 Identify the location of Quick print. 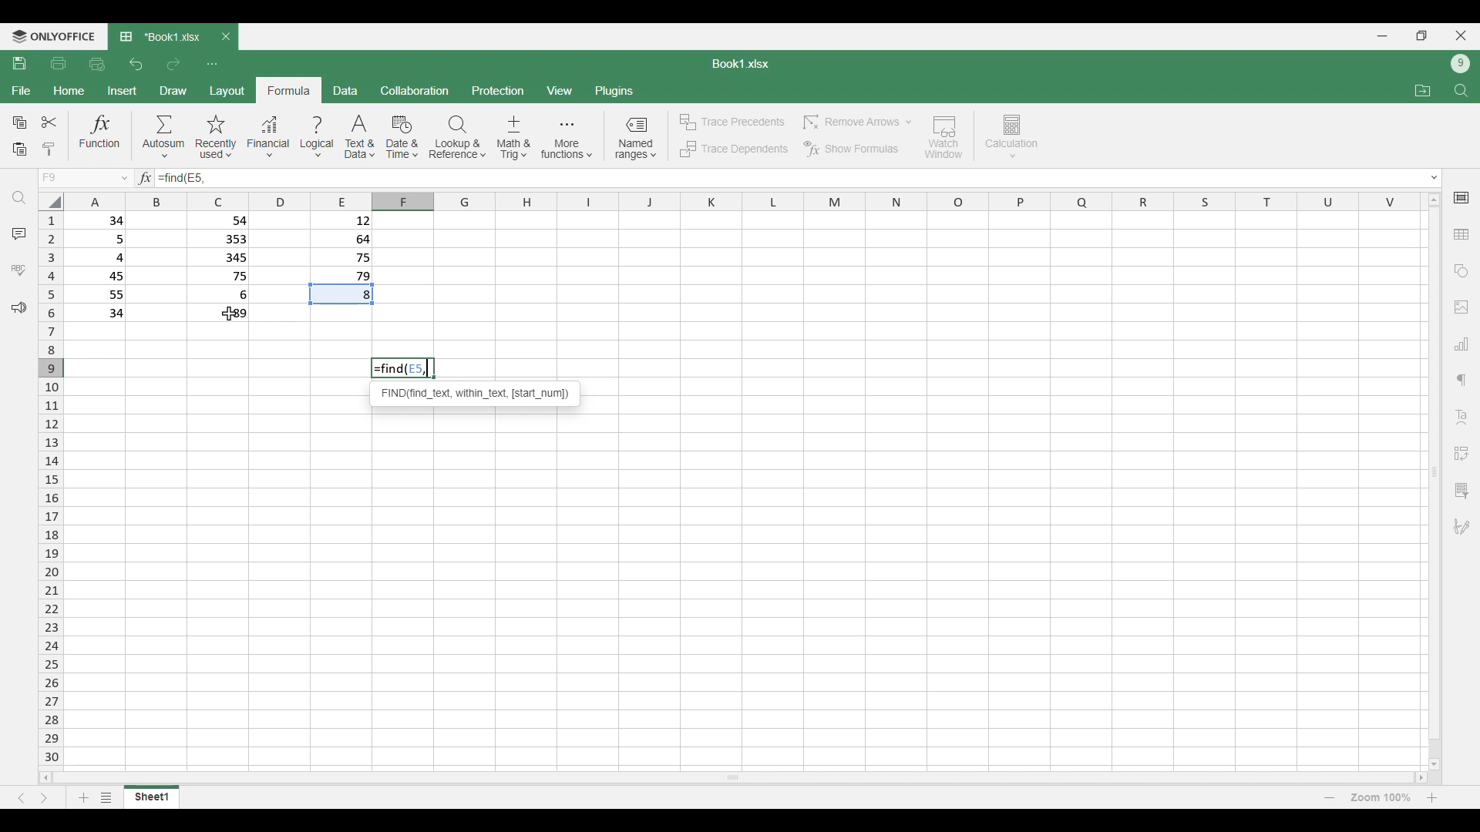
(97, 65).